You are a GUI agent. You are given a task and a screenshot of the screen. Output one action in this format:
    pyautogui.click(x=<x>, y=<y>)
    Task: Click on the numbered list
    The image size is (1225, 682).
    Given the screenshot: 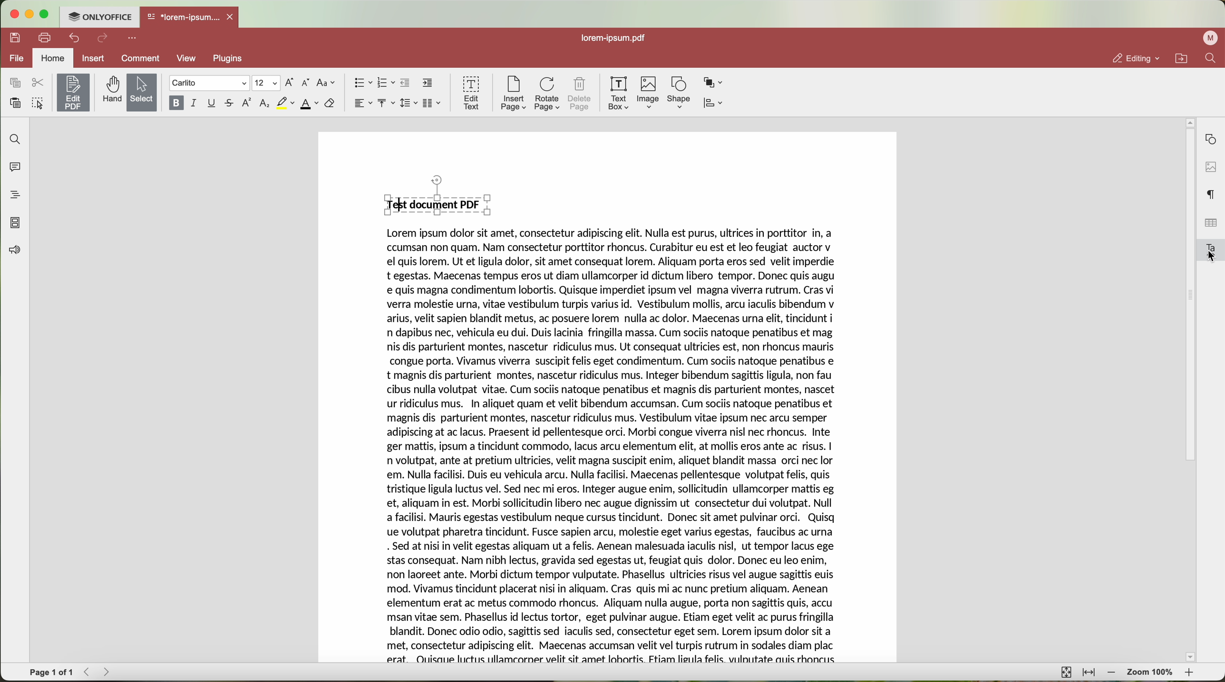 What is the action you would take?
    pyautogui.click(x=387, y=84)
    